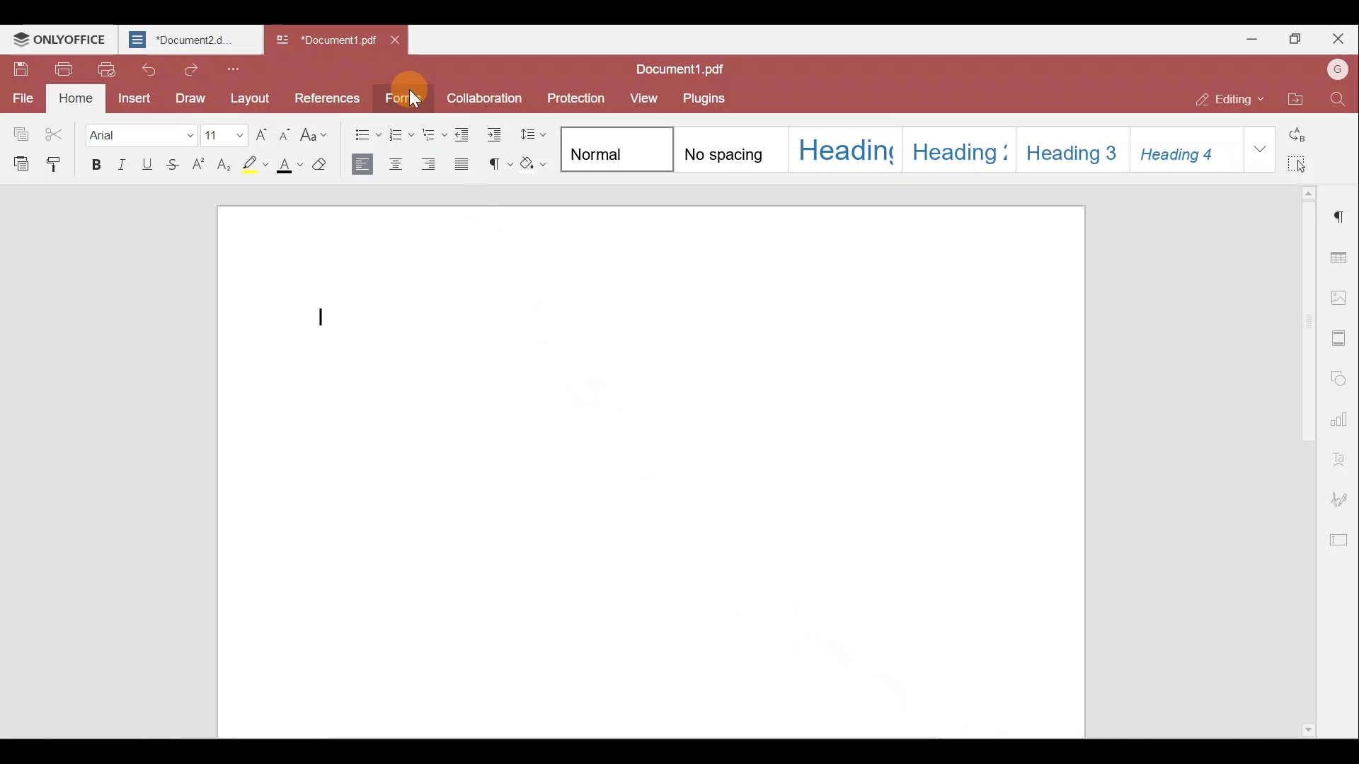 This screenshot has width=1359, height=764. Describe the element at coordinates (537, 164) in the screenshot. I see `Shading` at that location.